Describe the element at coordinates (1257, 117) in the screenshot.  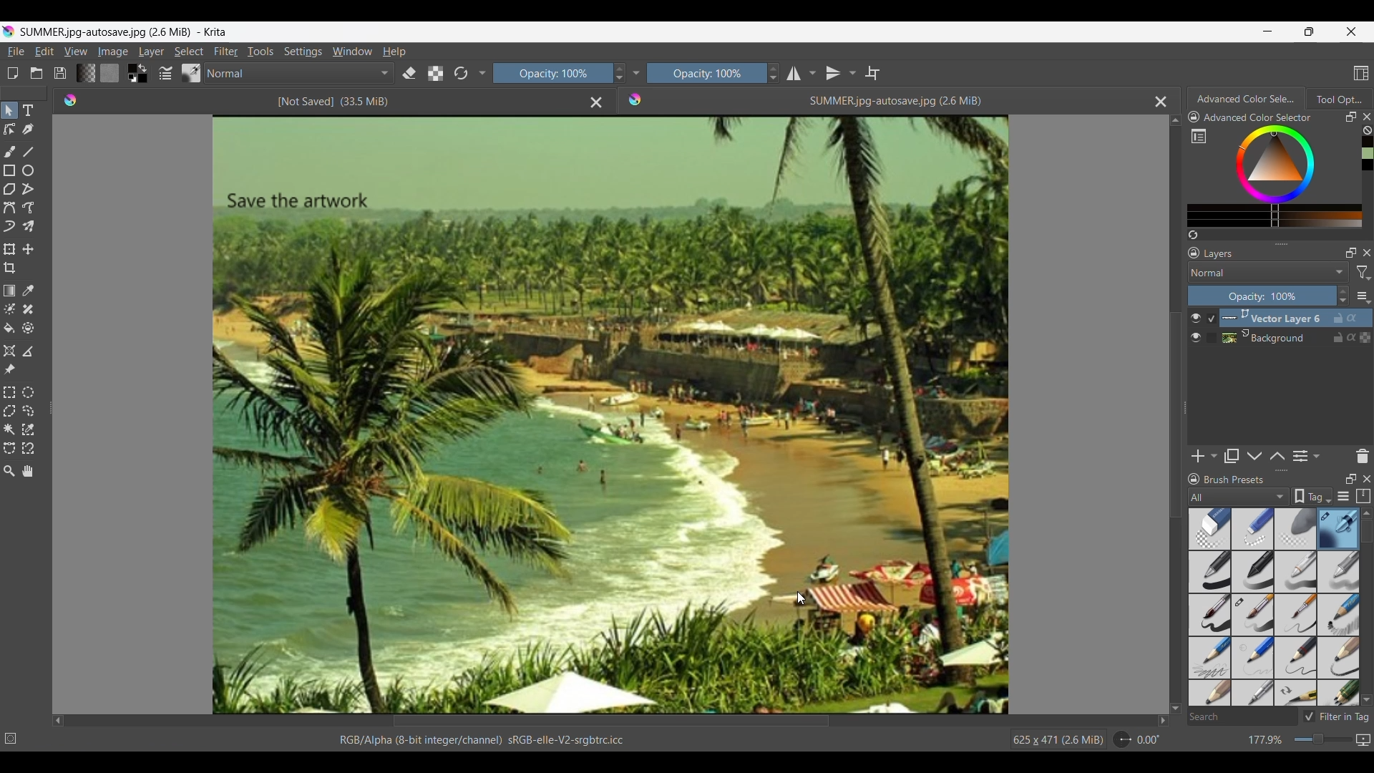
I see `Name of current color setting` at that location.